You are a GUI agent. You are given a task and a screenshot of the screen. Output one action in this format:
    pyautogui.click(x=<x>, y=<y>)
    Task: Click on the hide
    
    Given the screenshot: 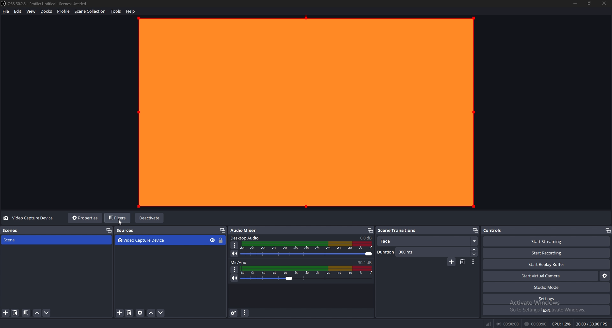 What is the action you would take?
    pyautogui.click(x=212, y=240)
    